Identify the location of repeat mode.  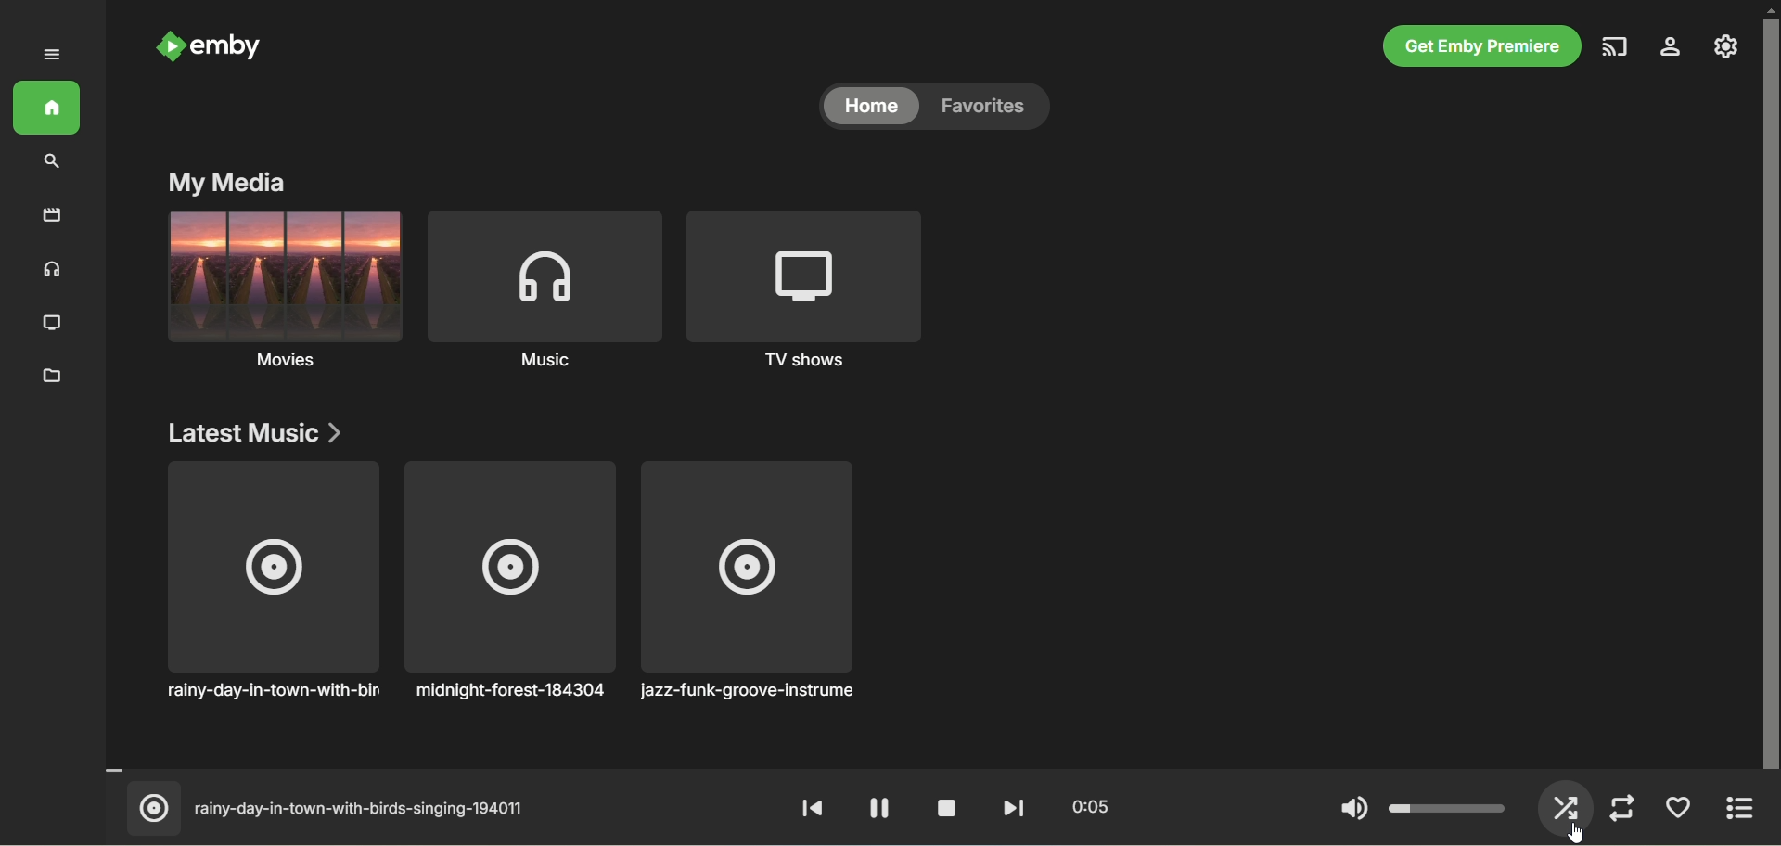
(1621, 807).